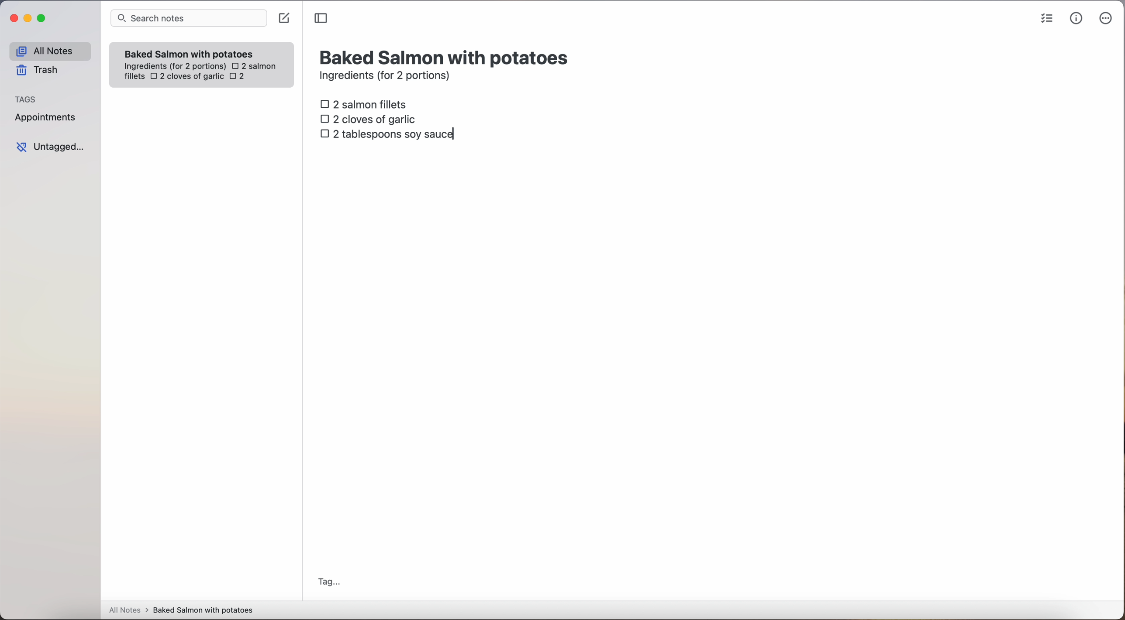 The width and height of the screenshot is (1125, 620). Describe the element at coordinates (40, 70) in the screenshot. I see `trash` at that location.